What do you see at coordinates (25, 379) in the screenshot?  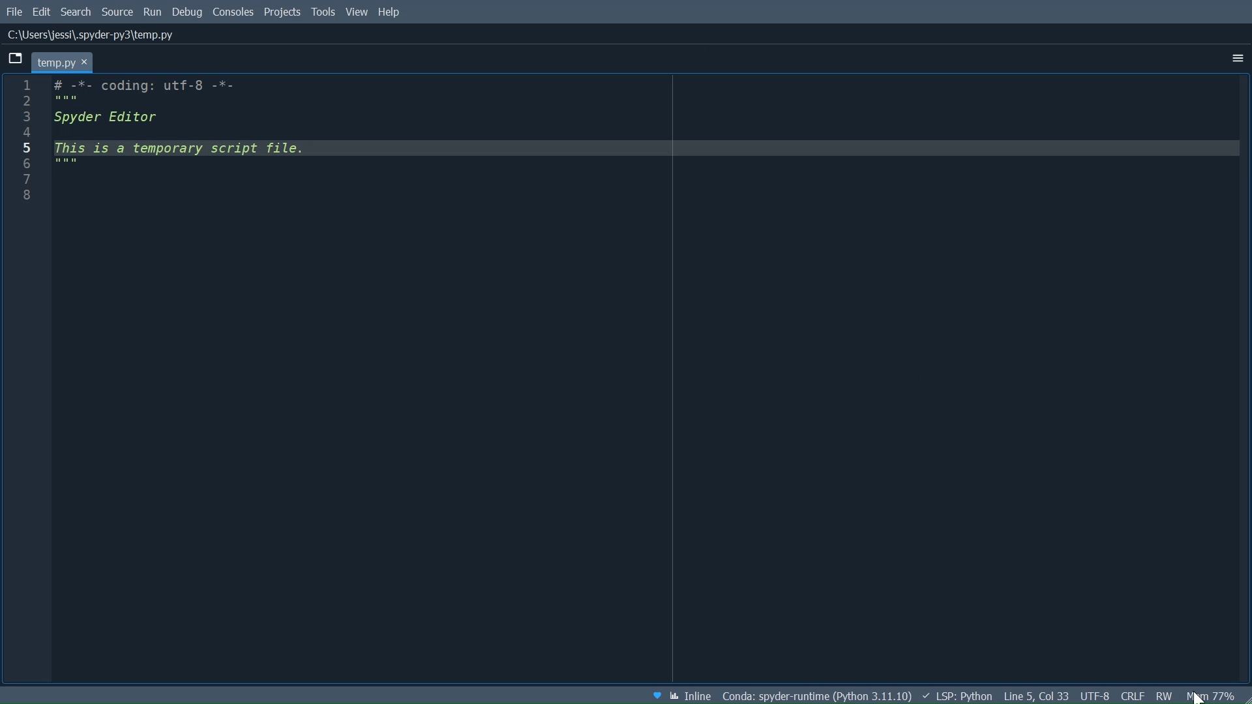 I see `Line column` at bounding box center [25, 379].